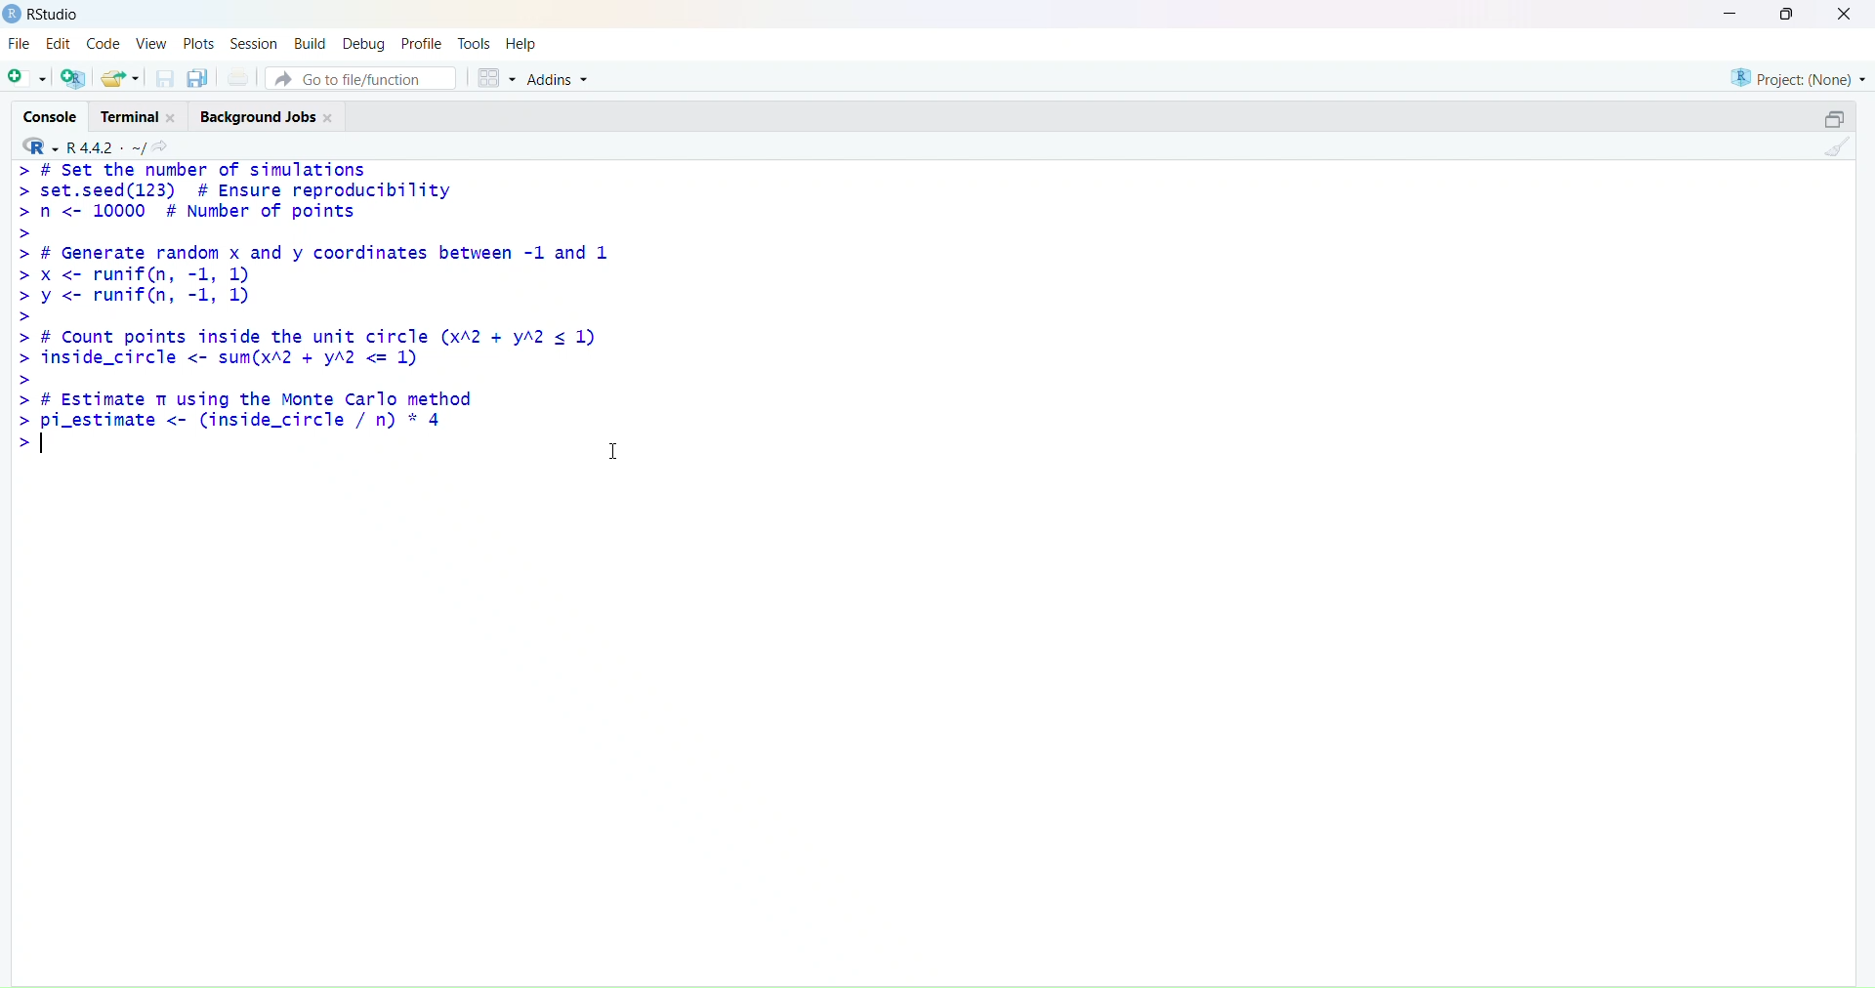 The image size is (1875, 988). I want to click on Text Cursor, so click(608, 450).